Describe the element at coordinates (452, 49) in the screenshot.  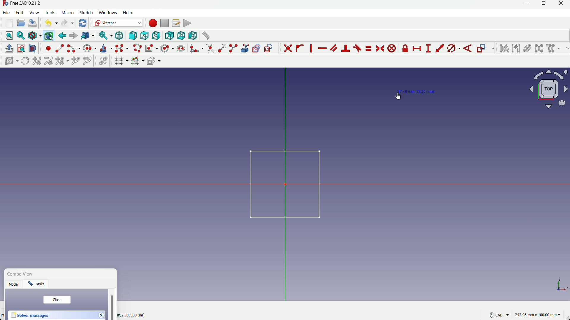
I see `constraint arc or circle` at that location.